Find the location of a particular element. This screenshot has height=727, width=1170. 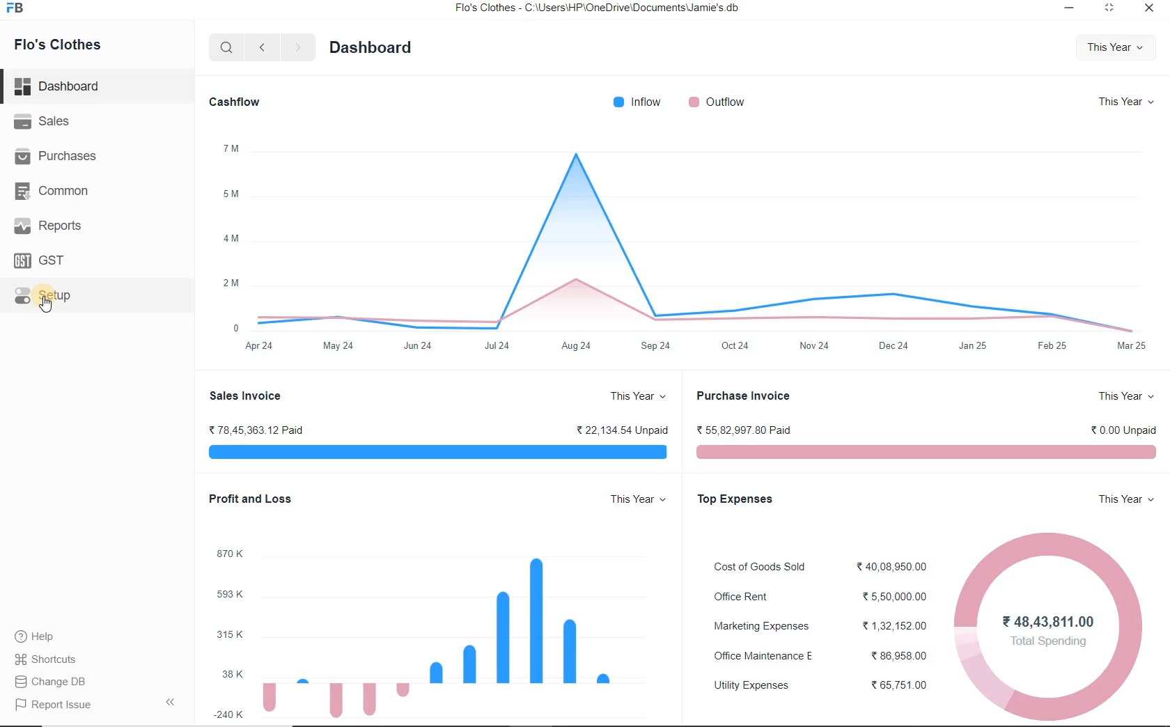

Office Rent is located at coordinates (738, 597).